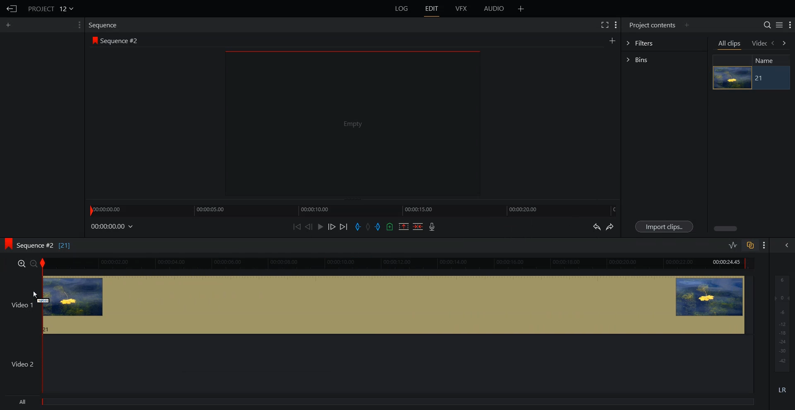 Image resolution: width=795 pixels, height=410 pixels. I want to click on Video Slider, so click(402, 264).